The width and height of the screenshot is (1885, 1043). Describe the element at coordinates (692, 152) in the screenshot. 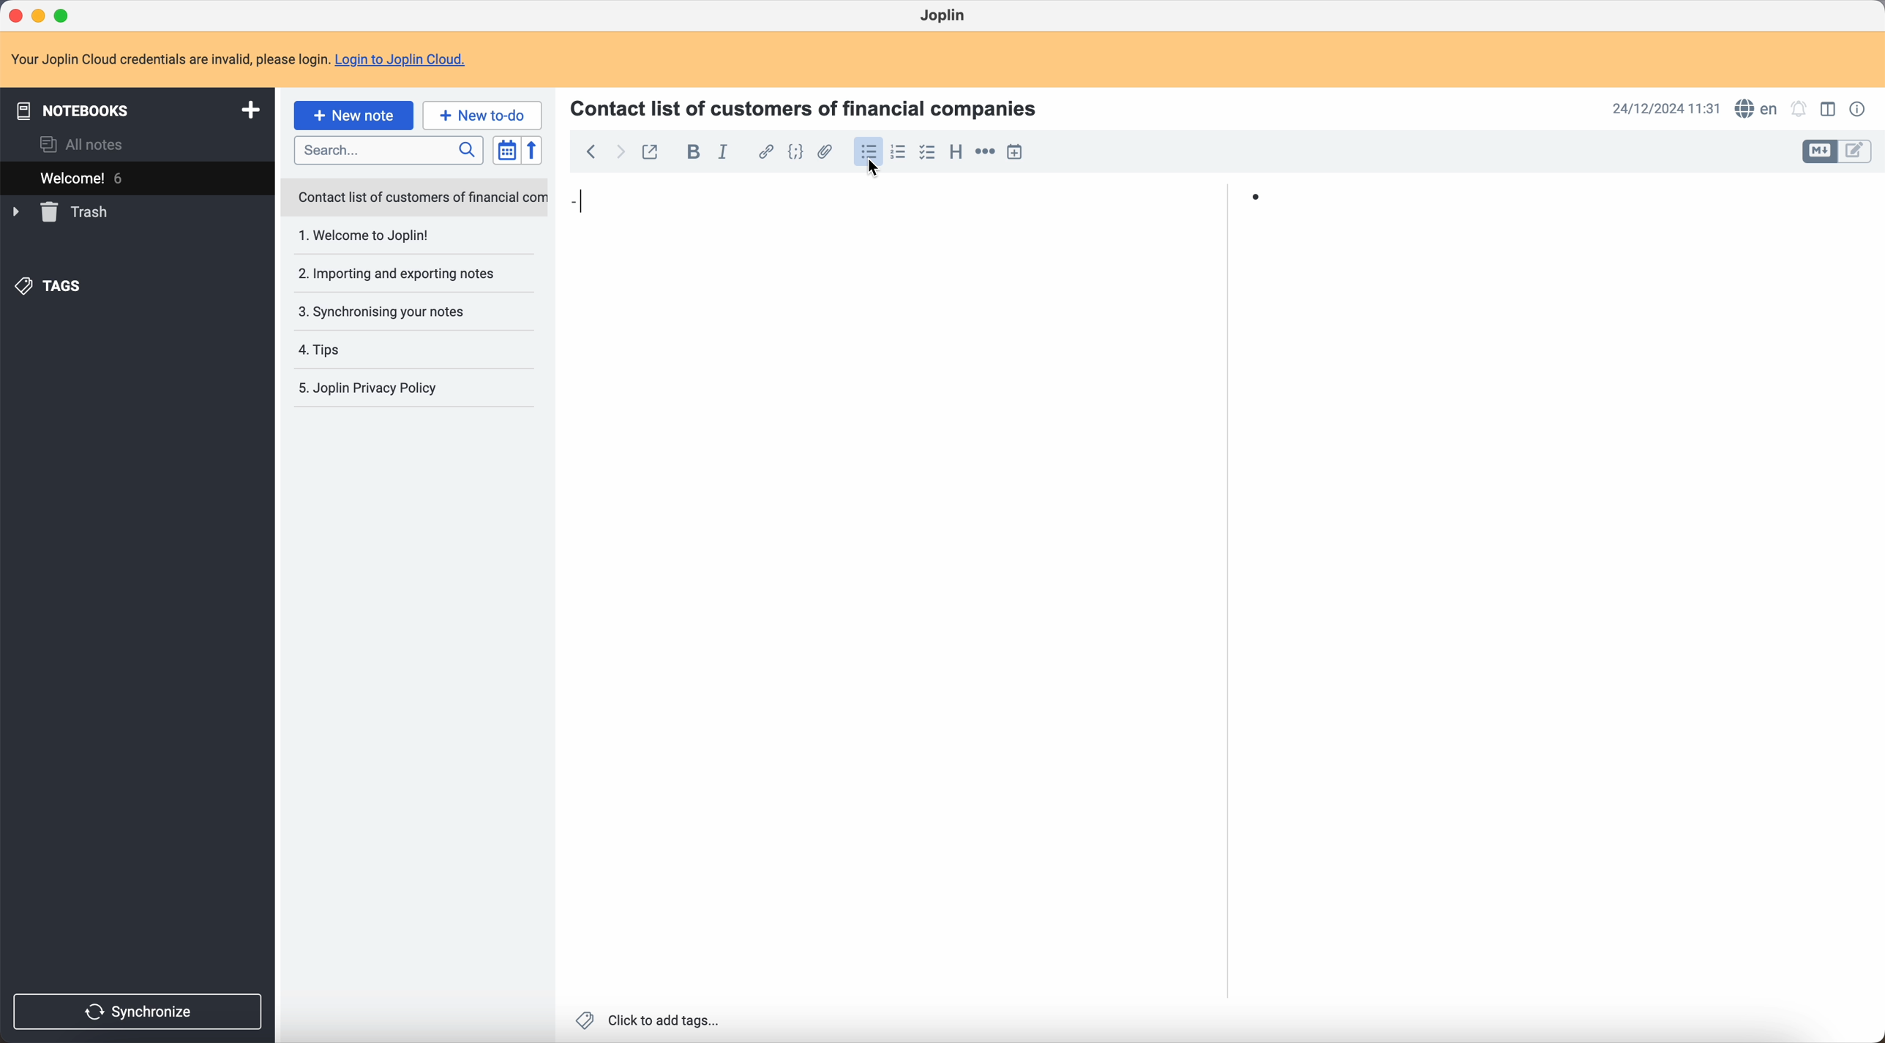

I see `bold` at that location.